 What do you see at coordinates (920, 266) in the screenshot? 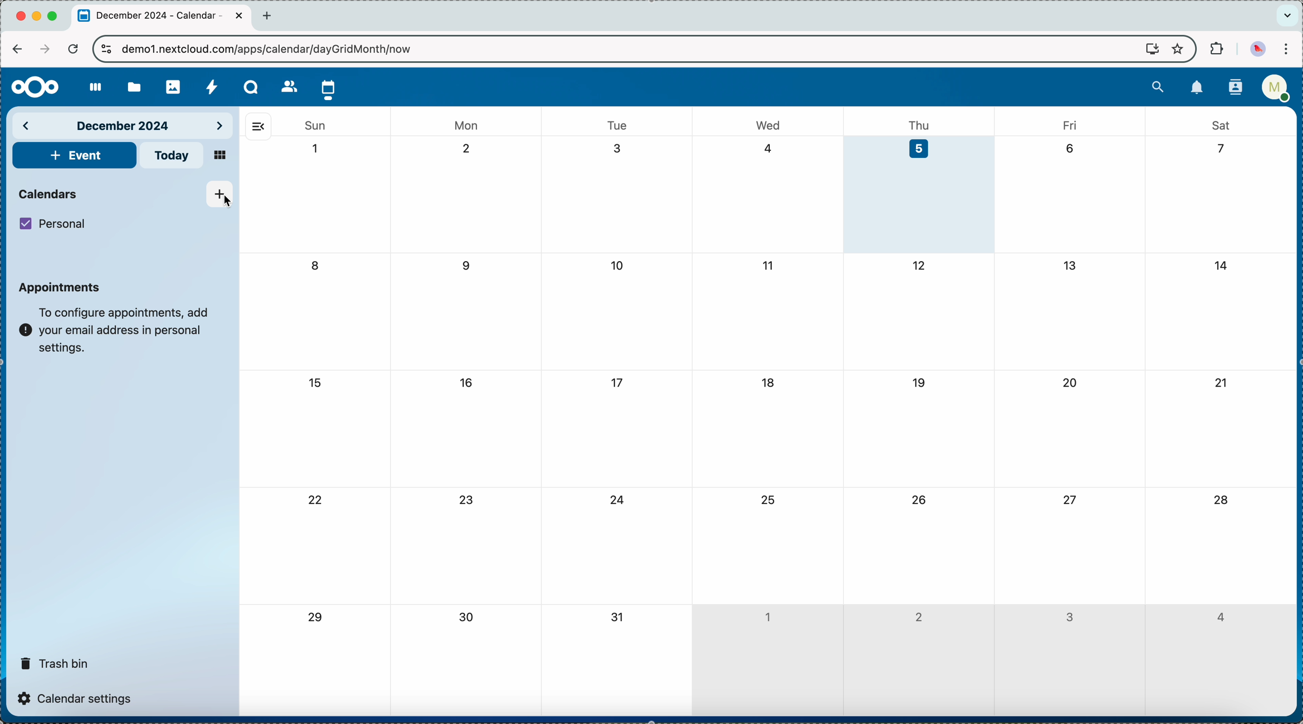
I see `12` at bounding box center [920, 266].